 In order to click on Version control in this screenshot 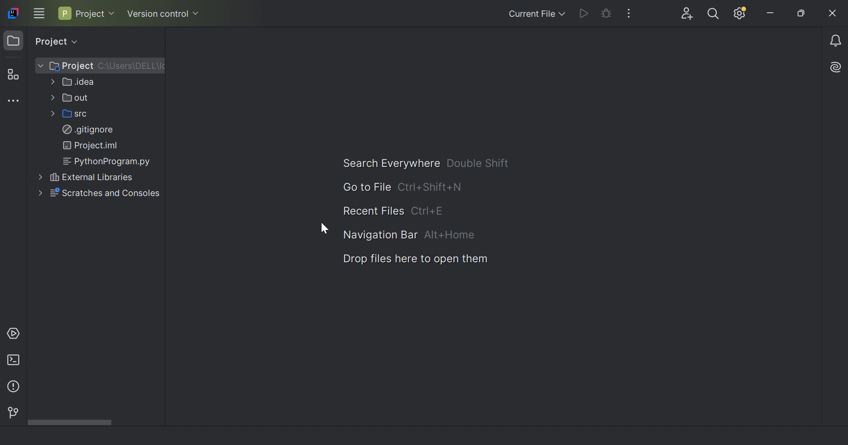, I will do `click(11, 411)`.